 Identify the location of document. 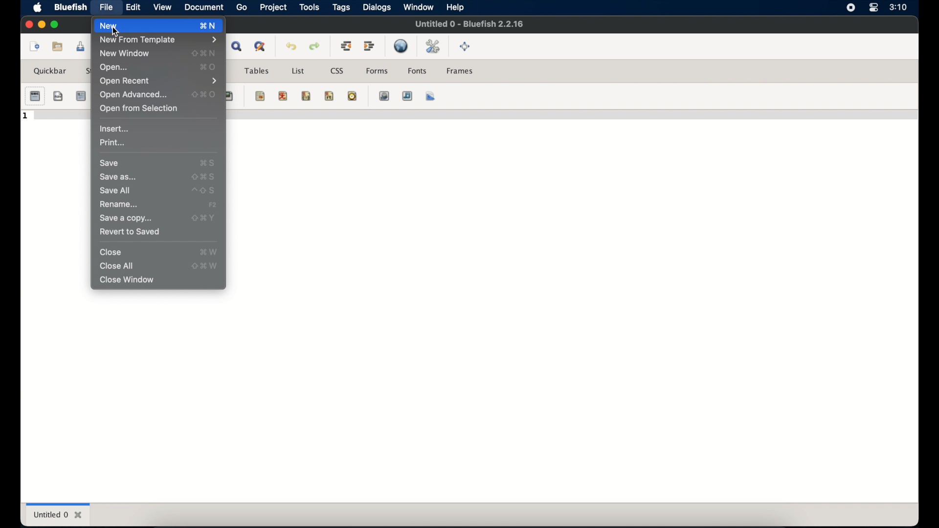
(203, 8).